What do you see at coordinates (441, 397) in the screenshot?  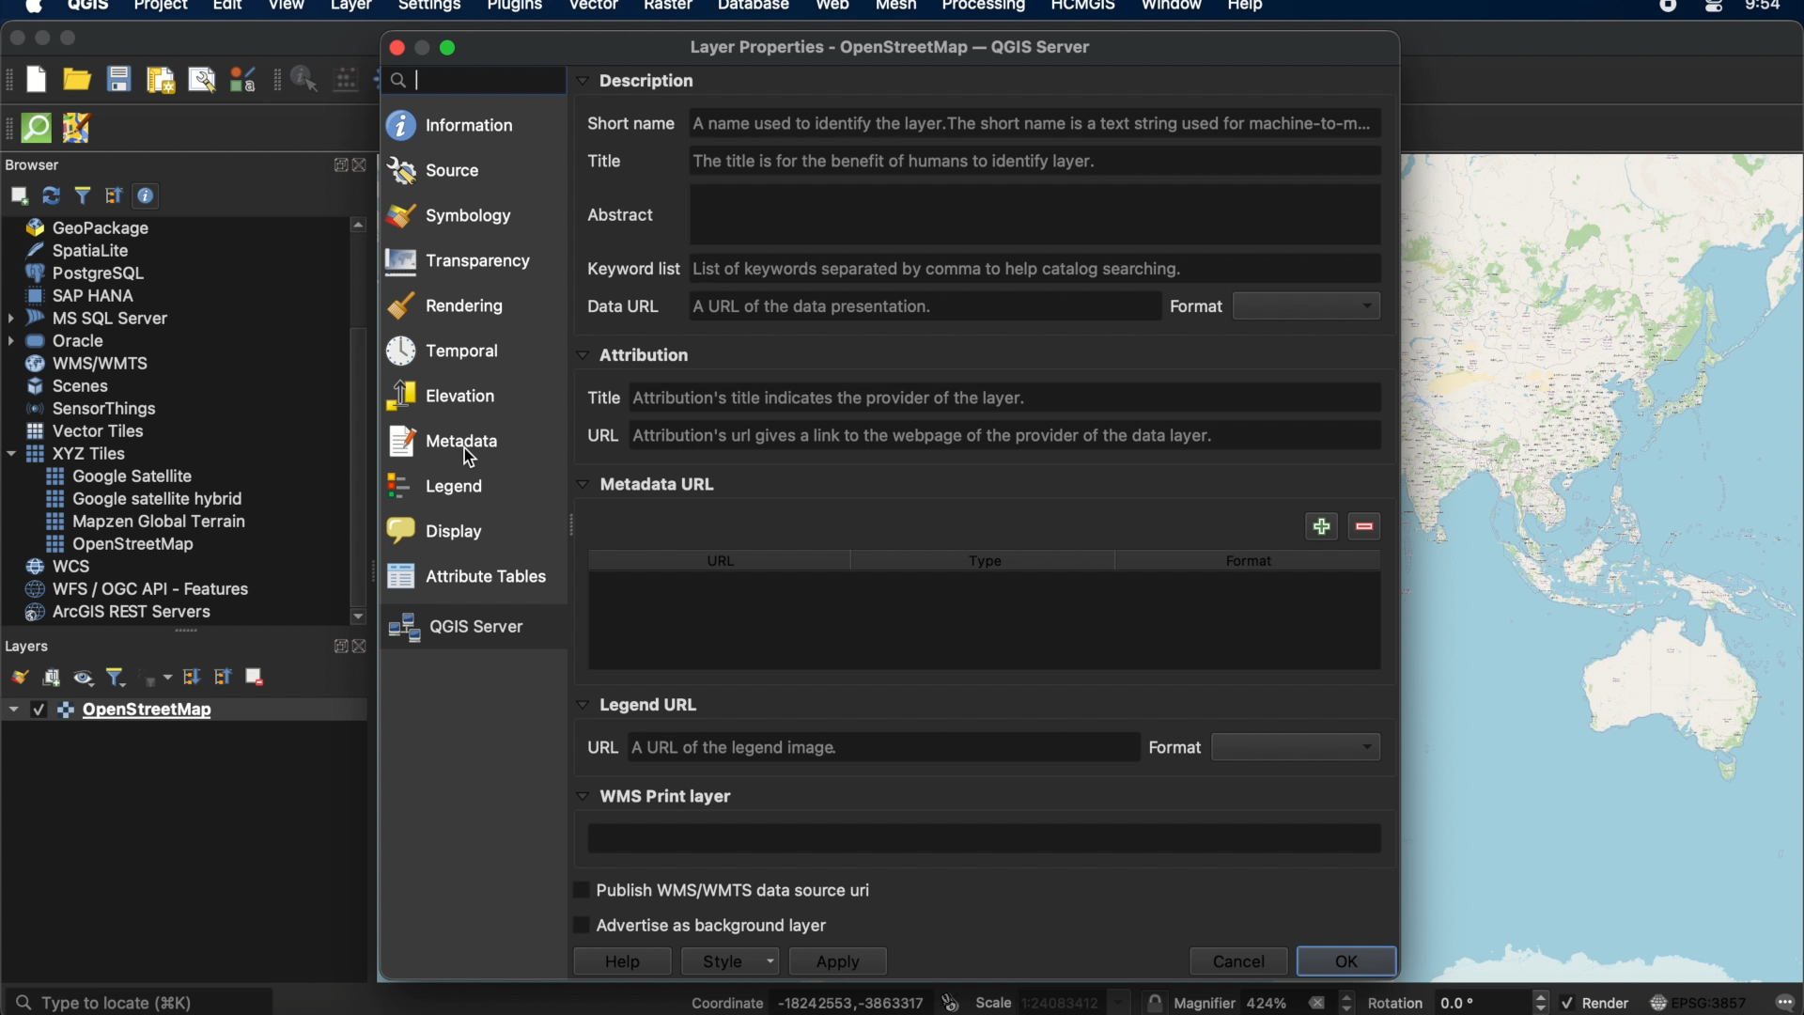 I see `elevation` at bounding box center [441, 397].